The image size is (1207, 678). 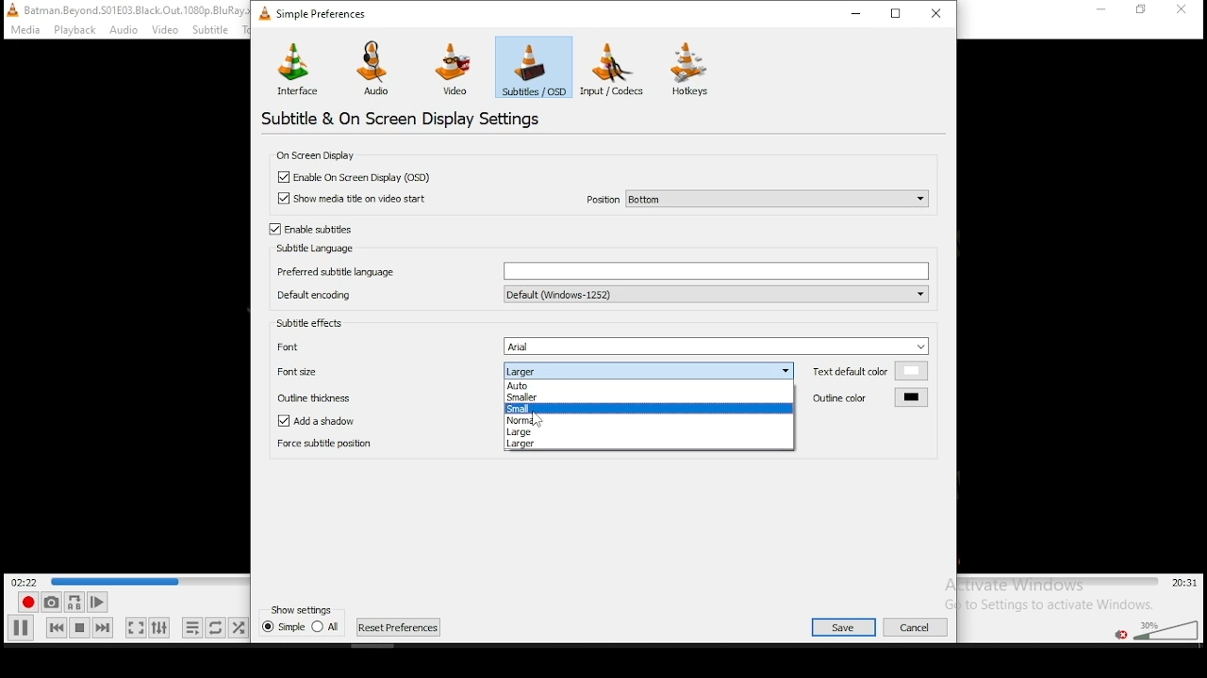 I want to click on remaining/total time, so click(x=1185, y=583).